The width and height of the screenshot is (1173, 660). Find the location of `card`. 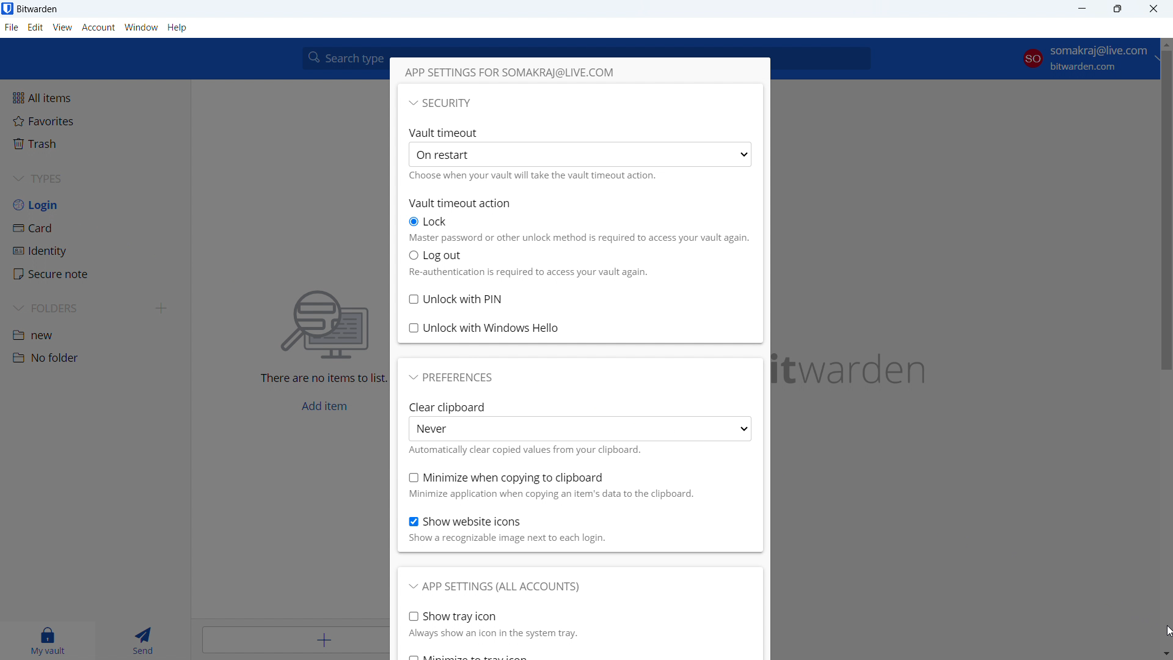

card is located at coordinates (96, 228).